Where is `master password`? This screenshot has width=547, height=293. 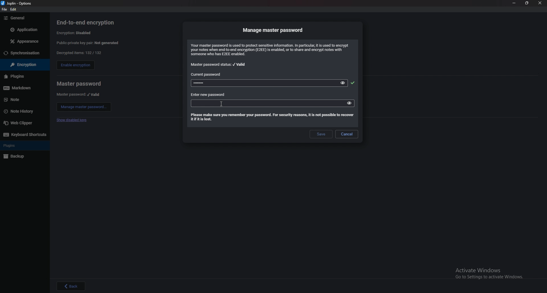
master password is located at coordinates (79, 84).